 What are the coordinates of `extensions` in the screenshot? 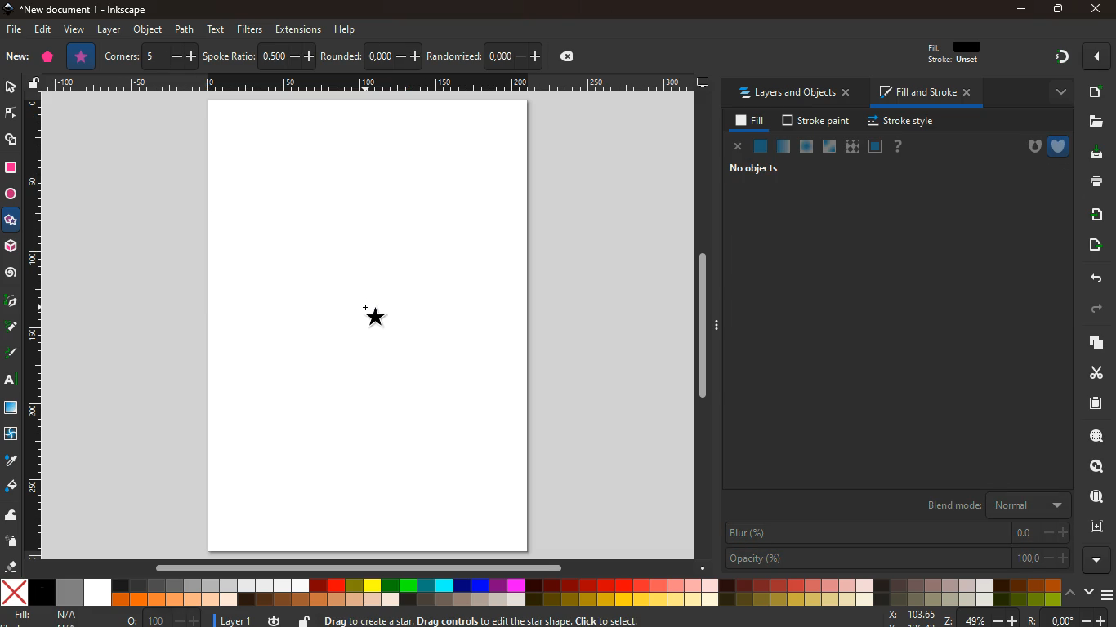 It's located at (298, 29).